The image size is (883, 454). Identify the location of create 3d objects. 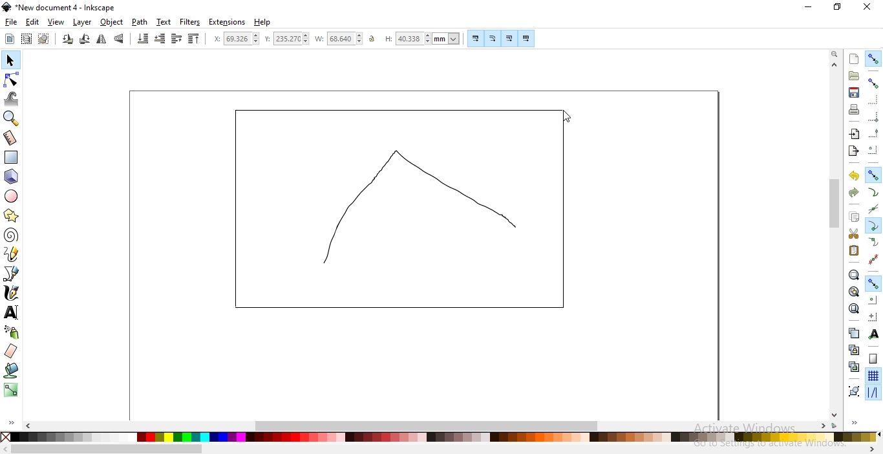
(12, 177).